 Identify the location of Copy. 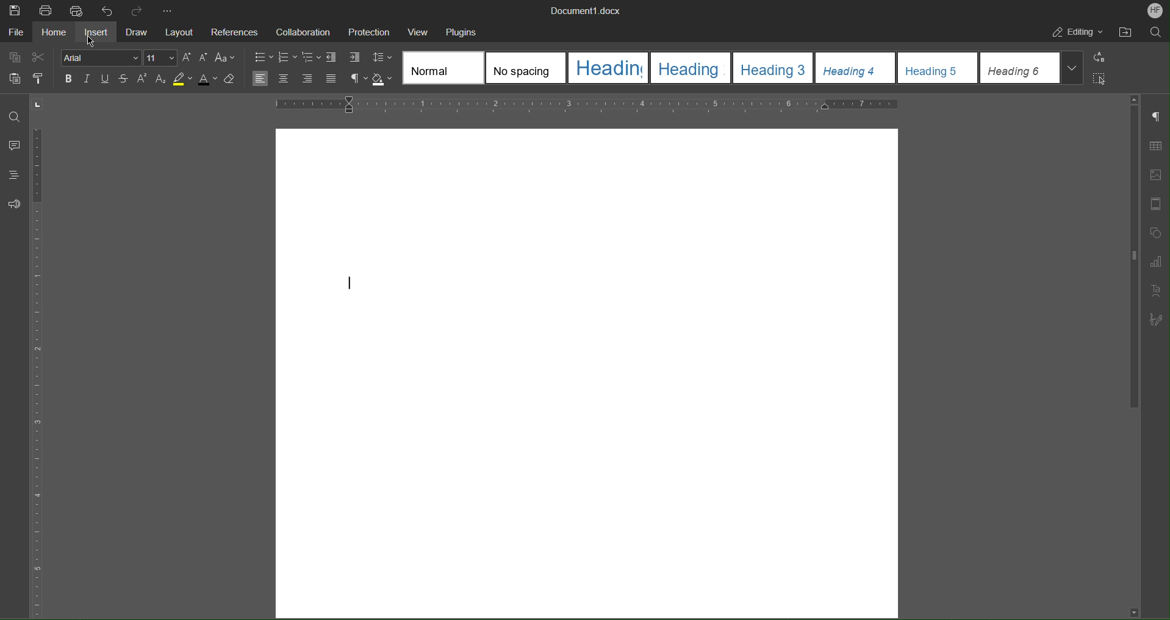
(15, 57).